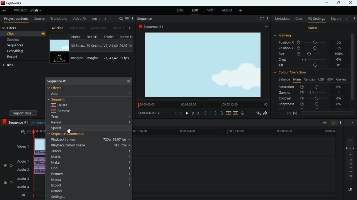  Describe the element at coordinates (327, 3) in the screenshot. I see `minimize` at that location.